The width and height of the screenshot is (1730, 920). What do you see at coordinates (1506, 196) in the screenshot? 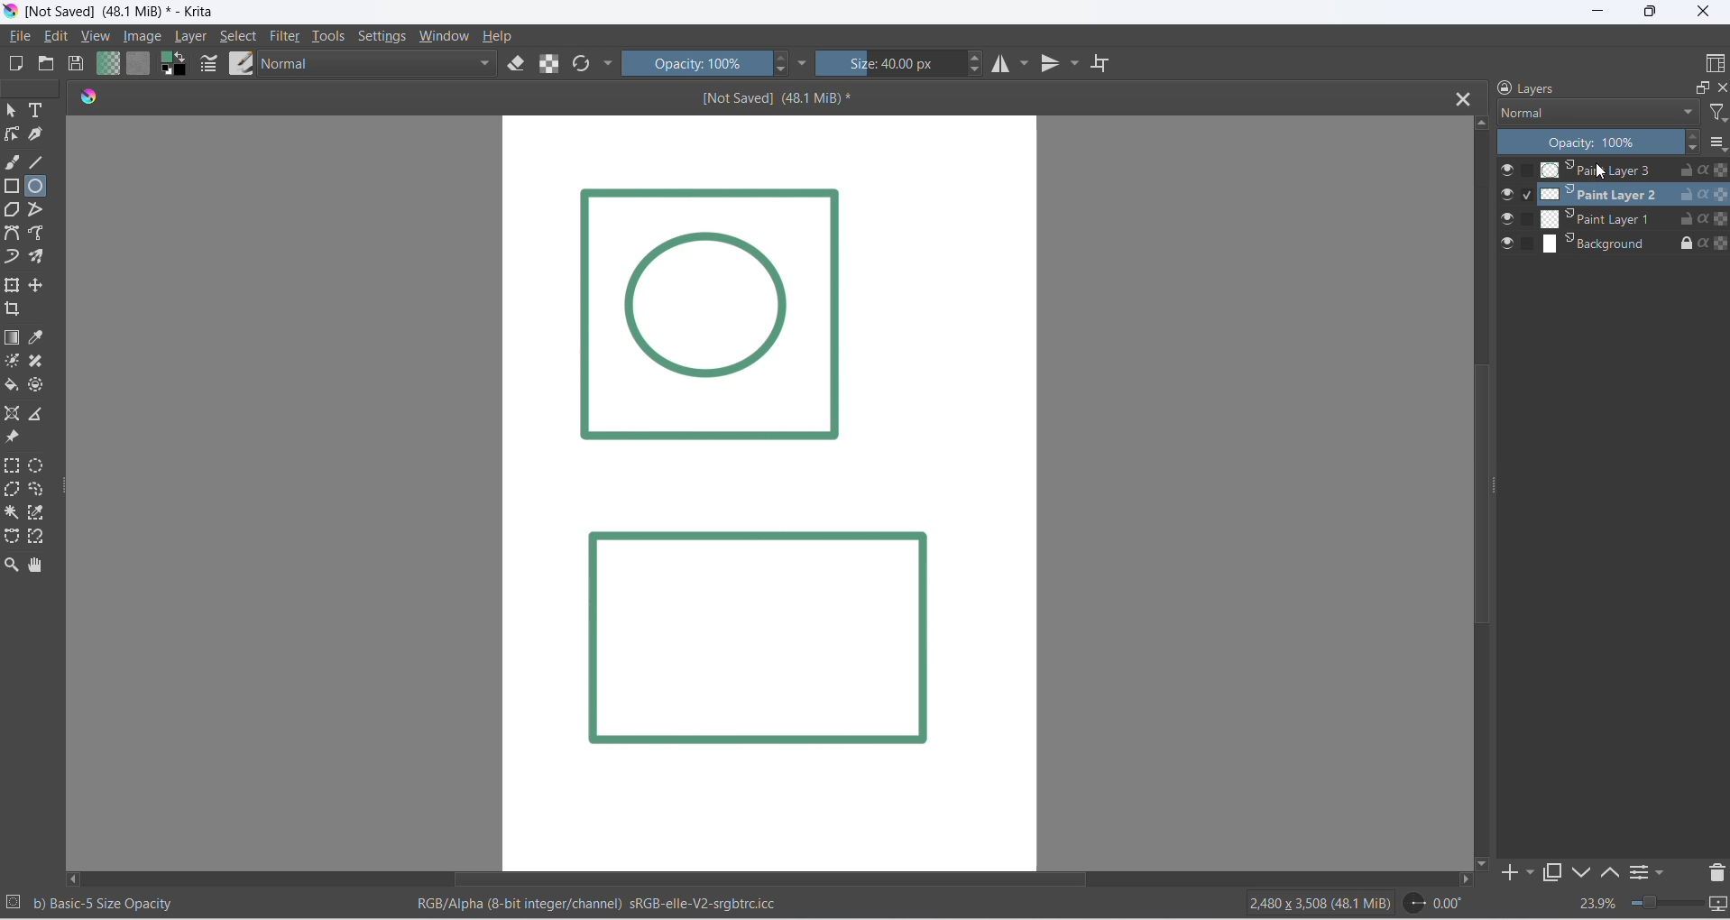
I see `visibilty` at bounding box center [1506, 196].